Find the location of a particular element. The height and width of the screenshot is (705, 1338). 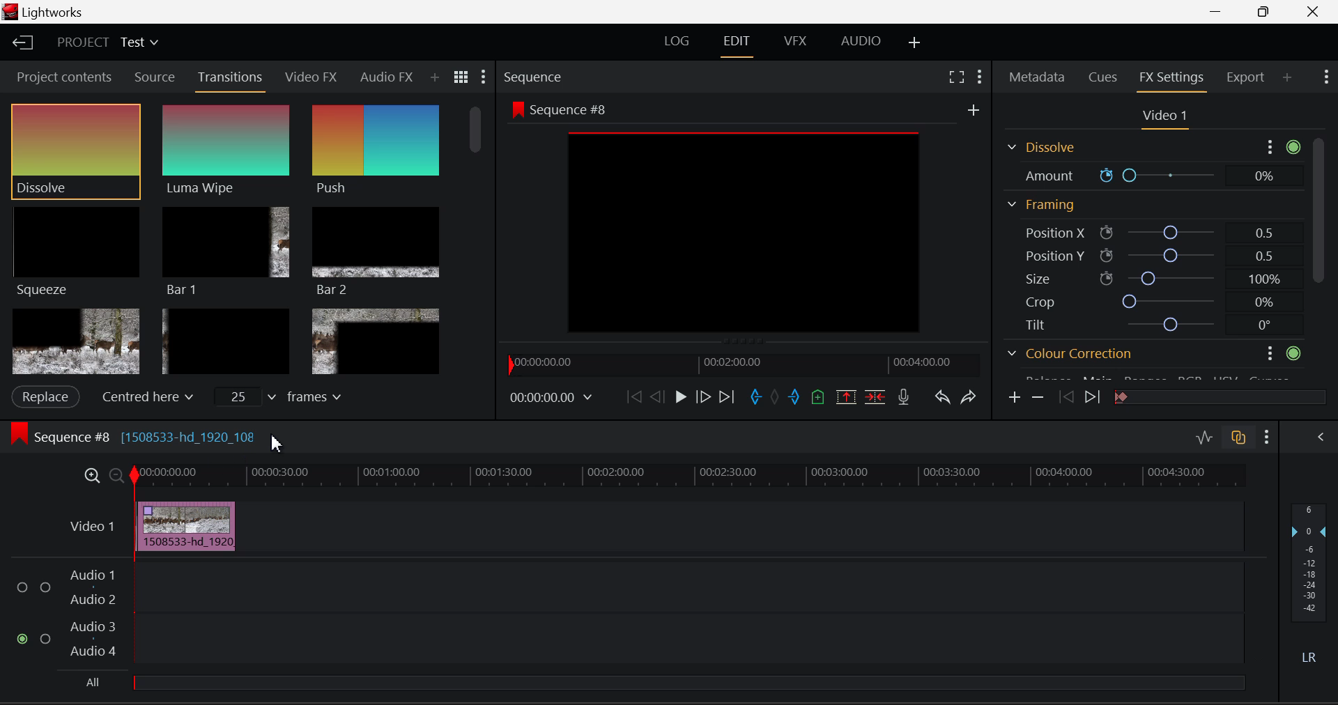

AUDIO Layout is located at coordinates (856, 42).